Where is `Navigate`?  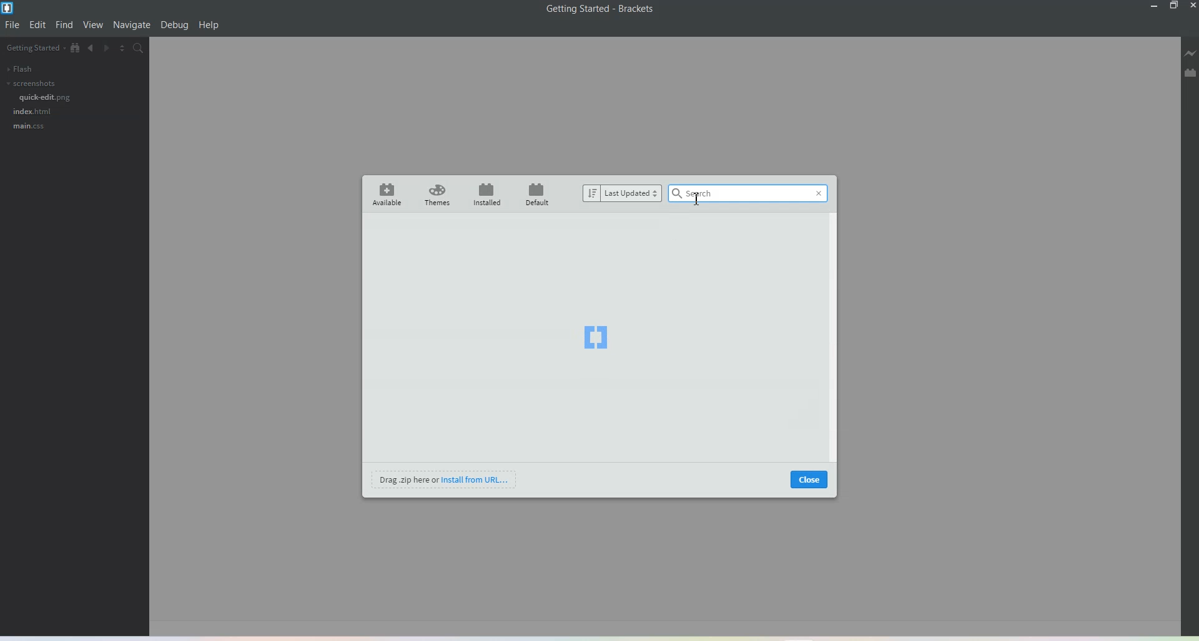 Navigate is located at coordinates (132, 25).